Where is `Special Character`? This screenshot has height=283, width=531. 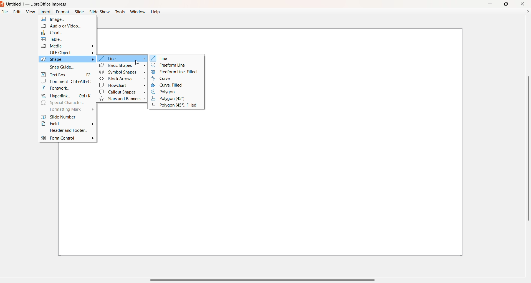 Special Character is located at coordinates (65, 103).